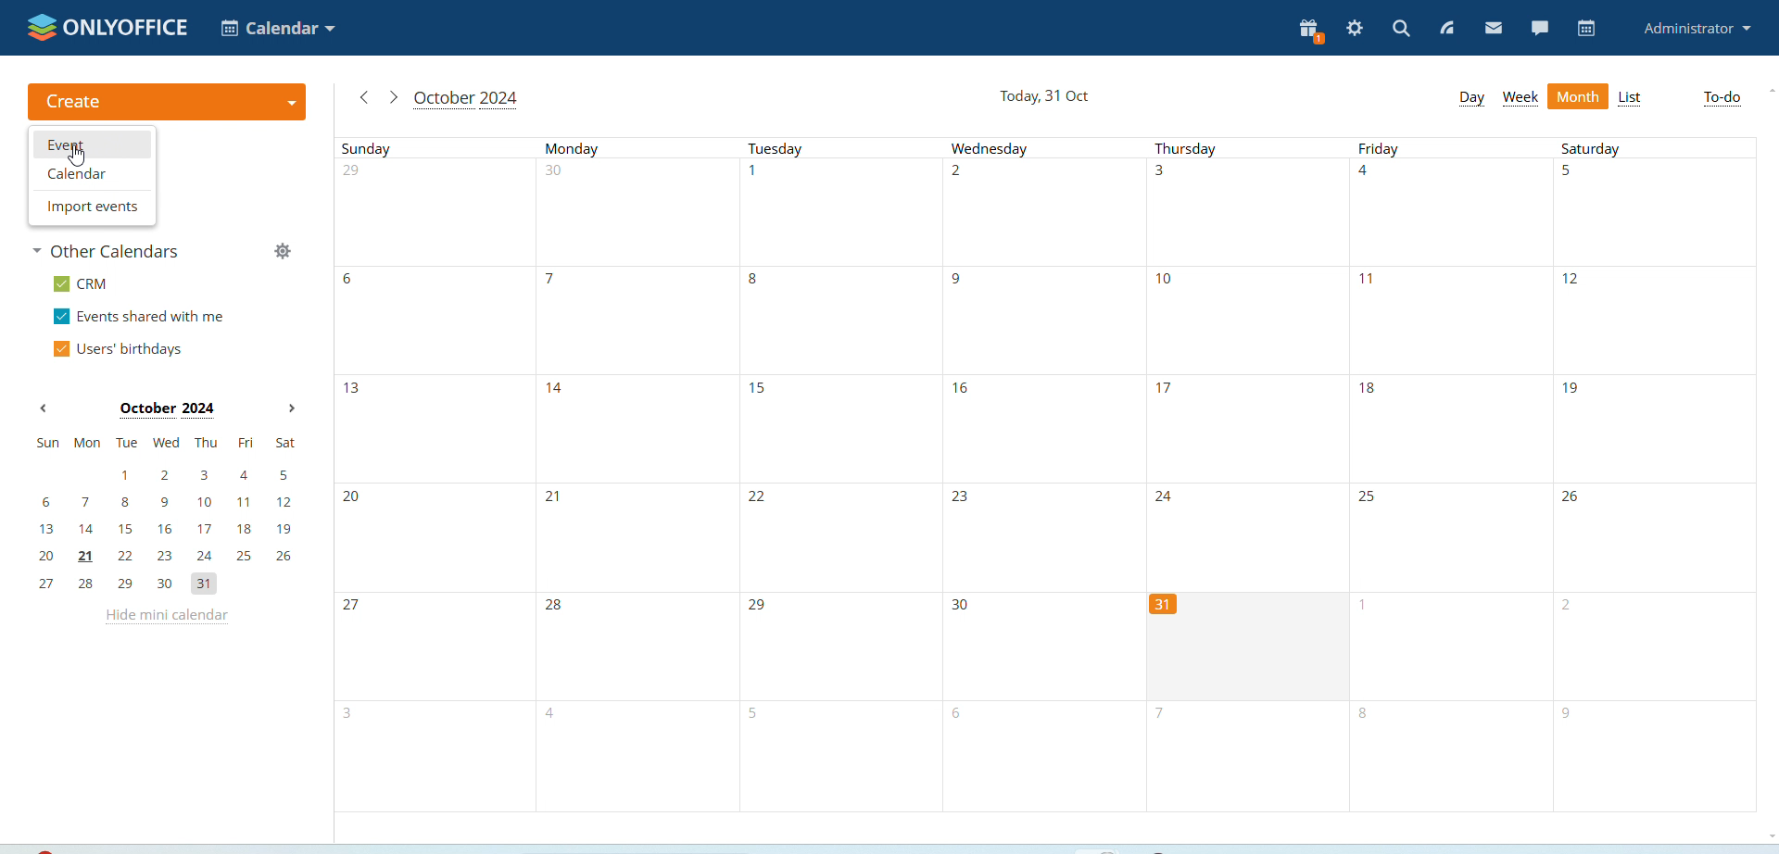 This screenshot has width=1779, height=854. I want to click on calendar, so click(92, 173).